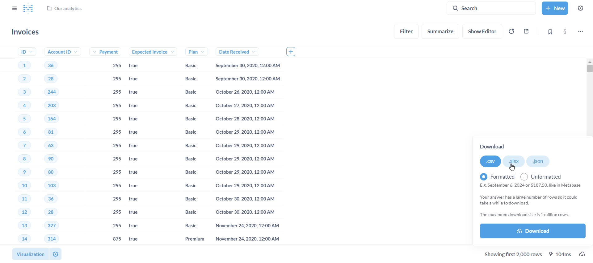 This screenshot has height=263, width=593. I want to click on formatted, so click(494, 175).